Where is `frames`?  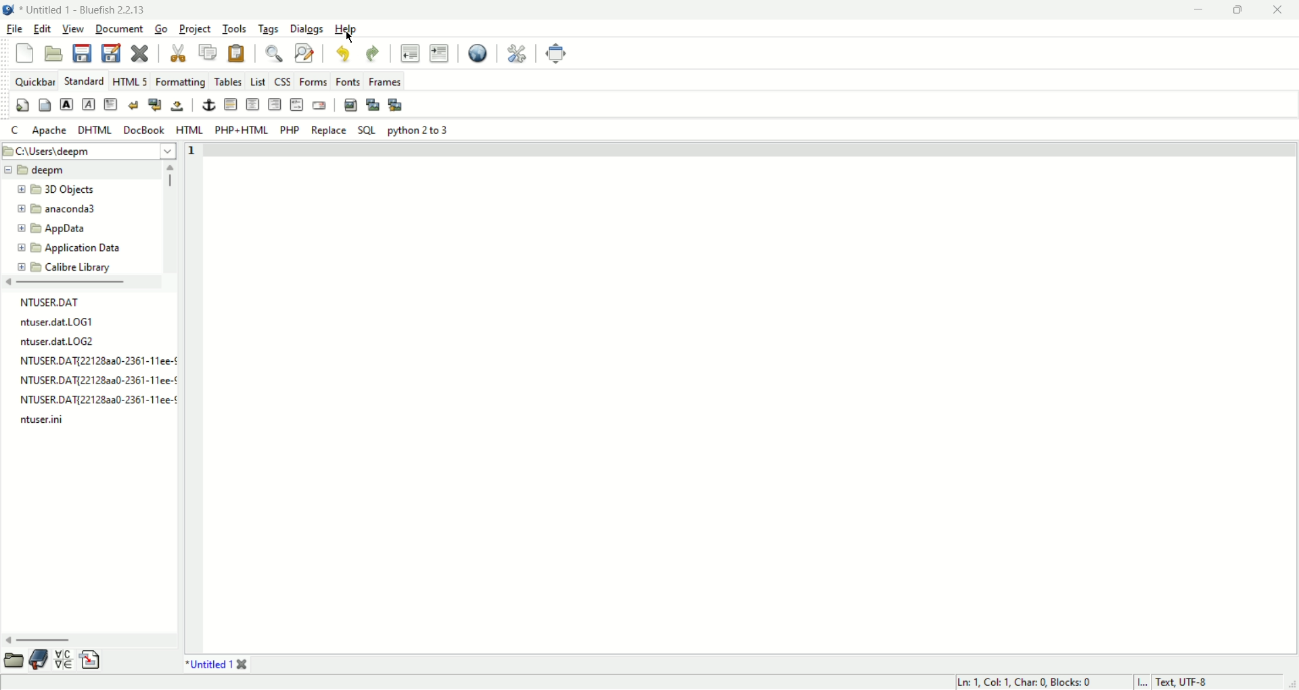
frames is located at coordinates (385, 80).